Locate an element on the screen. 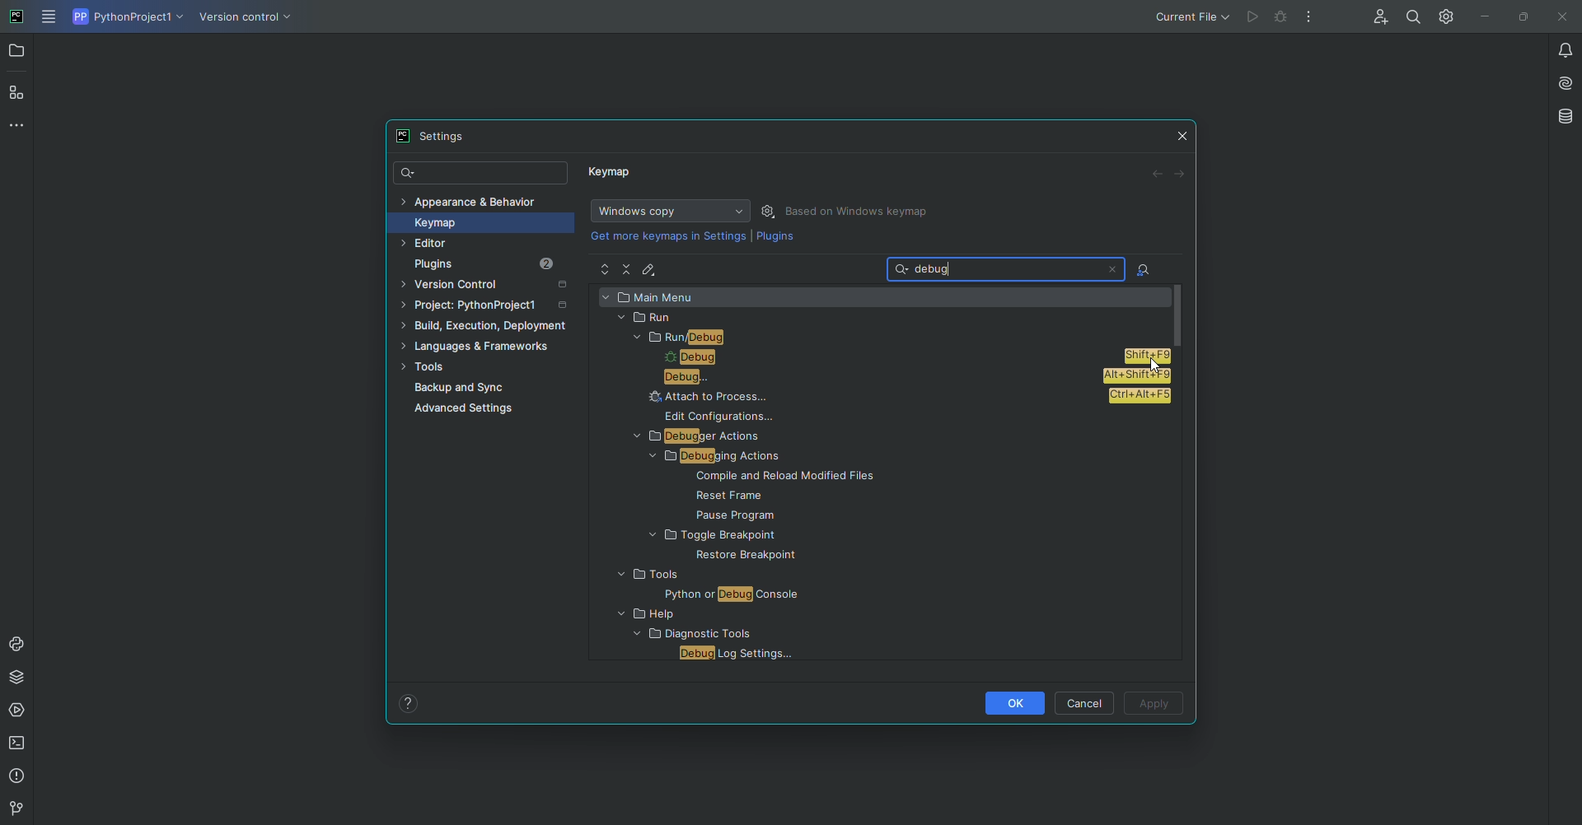 The width and height of the screenshot is (1582, 825). FILE NAME is located at coordinates (730, 556).